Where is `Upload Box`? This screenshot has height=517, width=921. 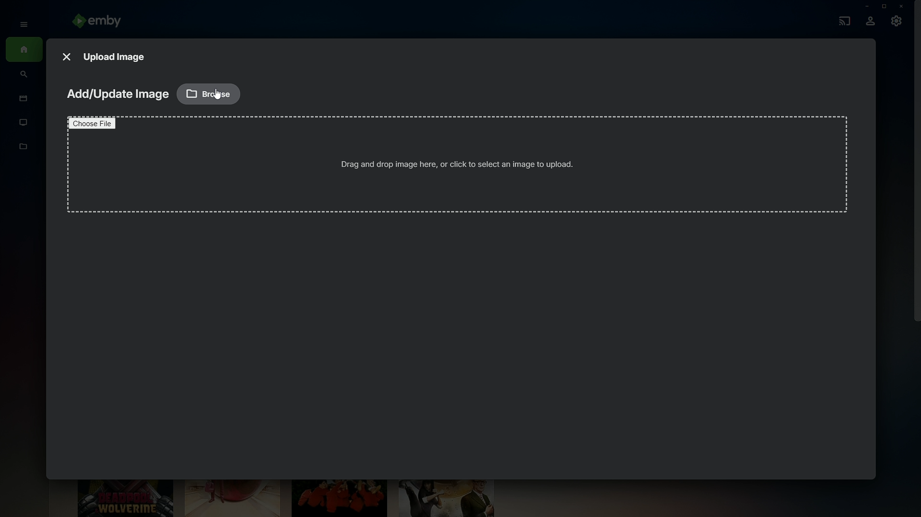
Upload Box is located at coordinates (455, 168).